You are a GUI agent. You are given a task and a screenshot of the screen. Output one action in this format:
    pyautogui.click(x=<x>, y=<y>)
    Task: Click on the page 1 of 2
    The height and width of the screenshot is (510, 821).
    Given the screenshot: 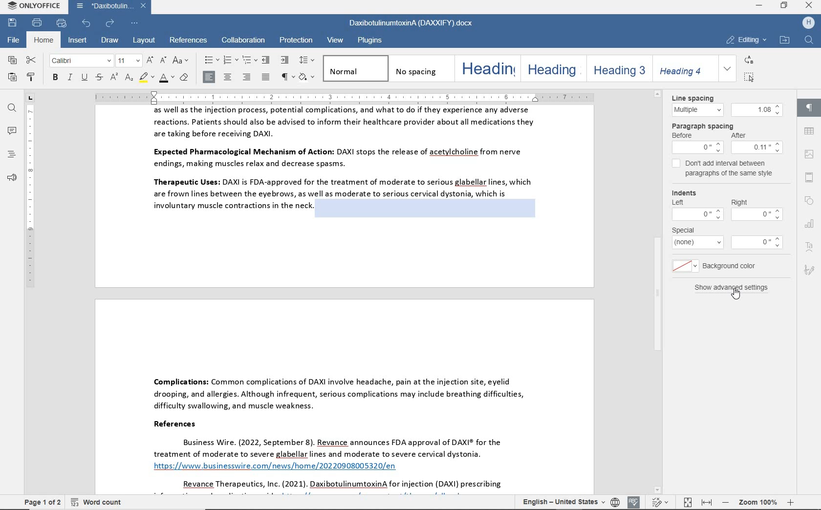 What is the action you would take?
    pyautogui.click(x=43, y=501)
    